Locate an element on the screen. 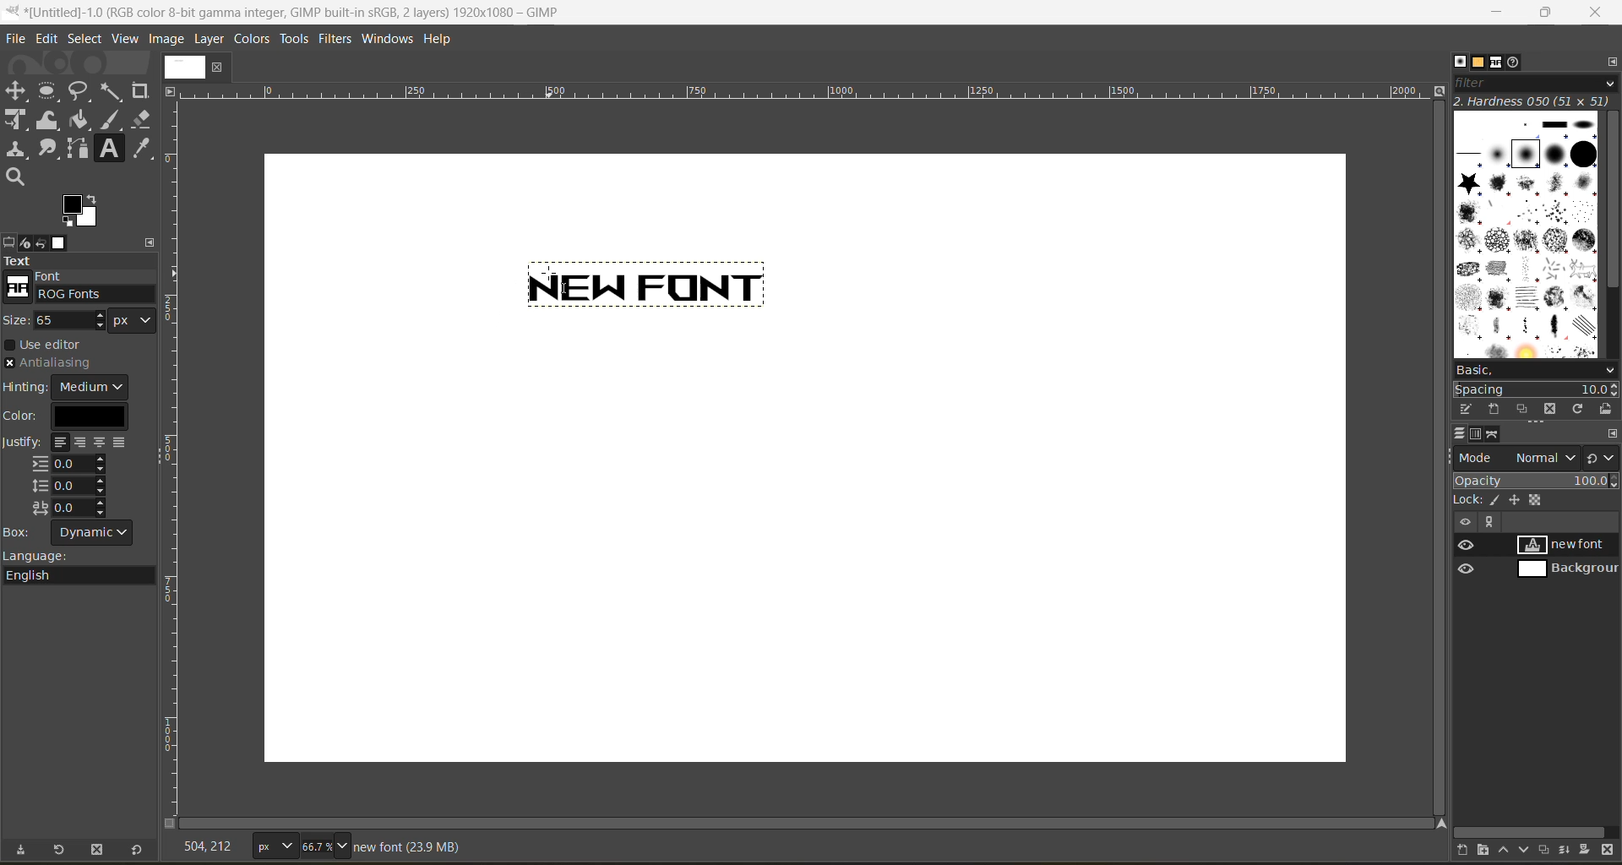 This screenshot has width=1622, height=865. preview is located at coordinates (1469, 558).